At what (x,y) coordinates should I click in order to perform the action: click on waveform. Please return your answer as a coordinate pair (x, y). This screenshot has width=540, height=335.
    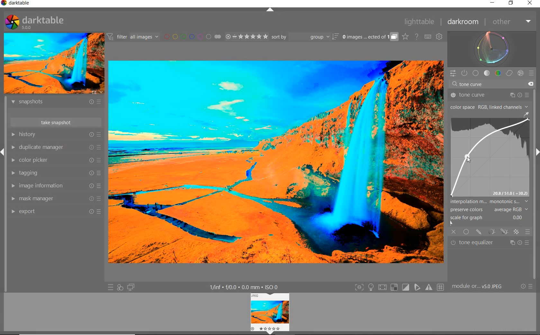
    Looking at the image, I should click on (492, 49).